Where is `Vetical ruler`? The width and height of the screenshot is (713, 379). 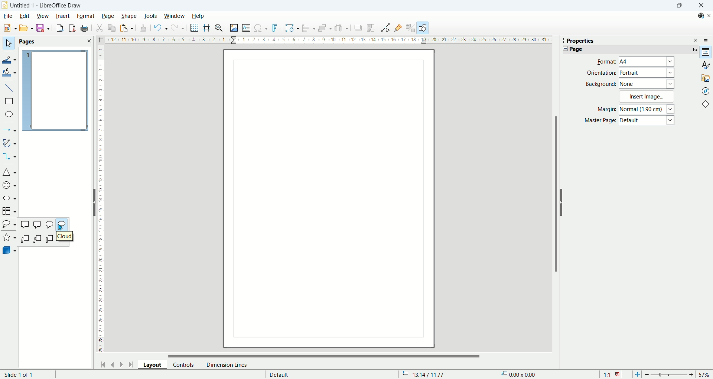
Vetical ruler is located at coordinates (101, 199).